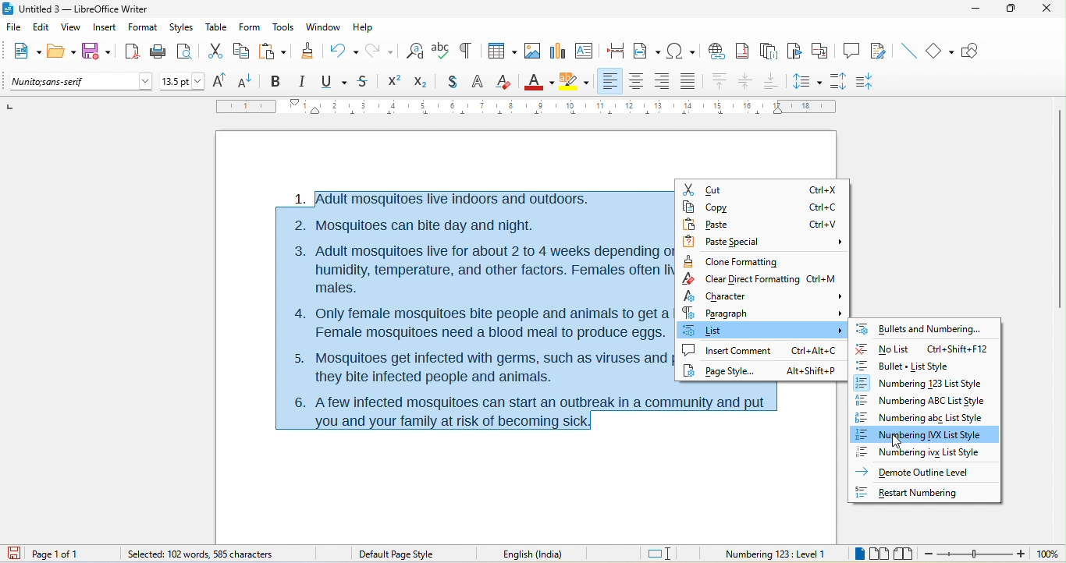 Image resolution: width=1066 pixels, height=563 pixels. What do you see at coordinates (23, 53) in the screenshot?
I see `new` at bounding box center [23, 53].